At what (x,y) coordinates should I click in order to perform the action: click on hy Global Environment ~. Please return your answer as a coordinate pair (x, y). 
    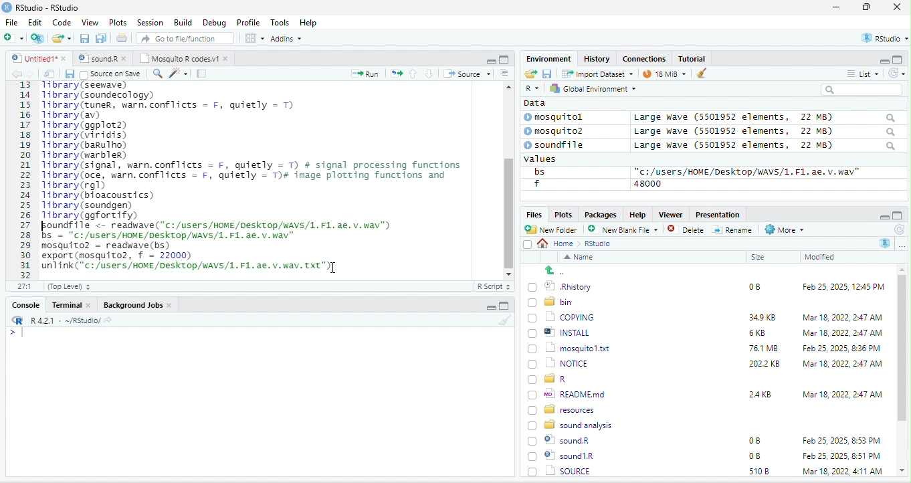
    Looking at the image, I should click on (589, 88).